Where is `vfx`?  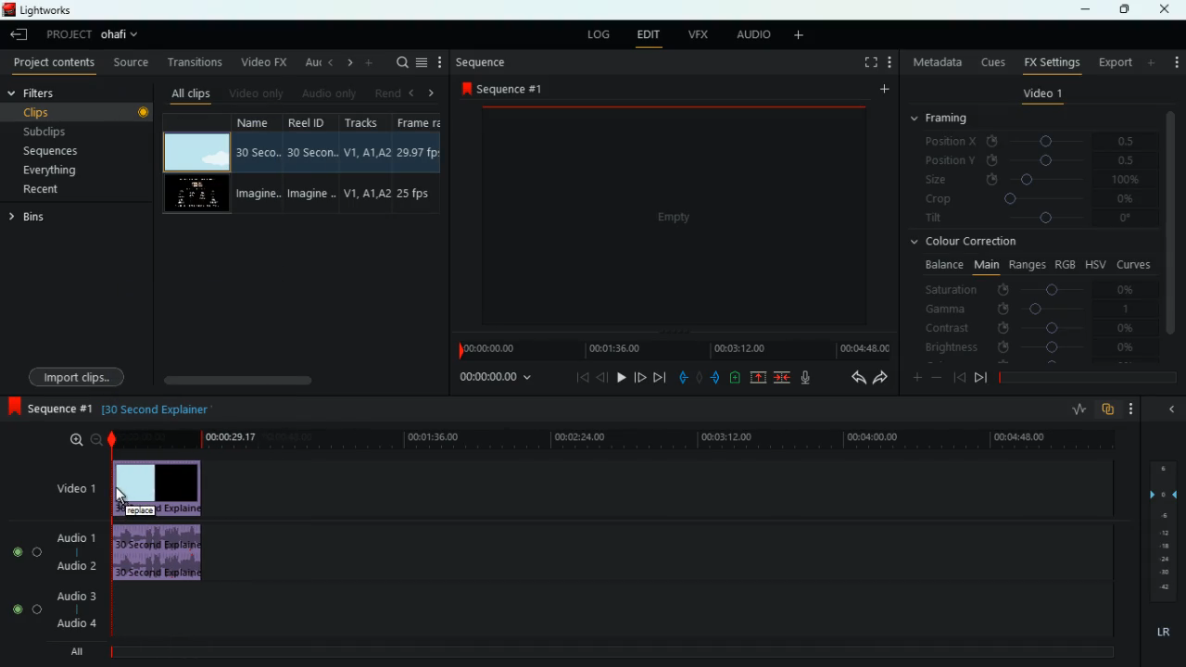
vfx is located at coordinates (695, 35).